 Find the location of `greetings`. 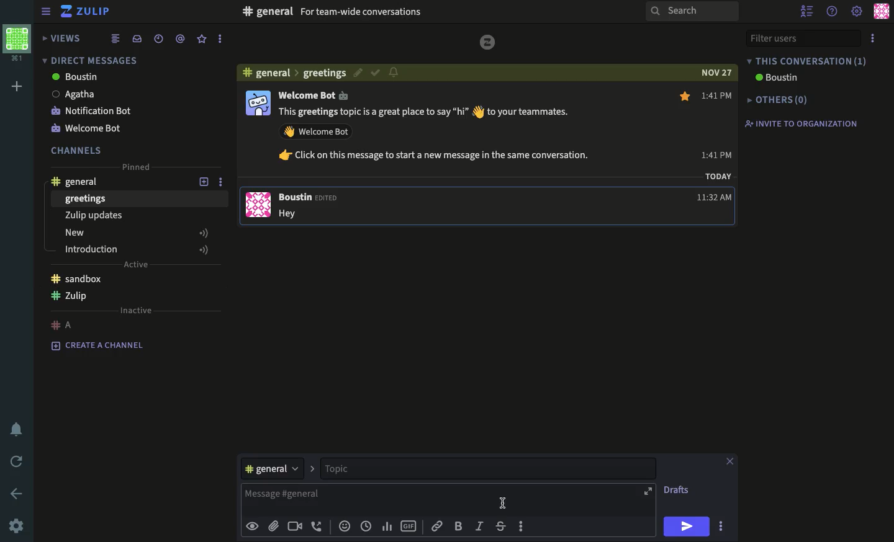

greetings is located at coordinates (86, 198).